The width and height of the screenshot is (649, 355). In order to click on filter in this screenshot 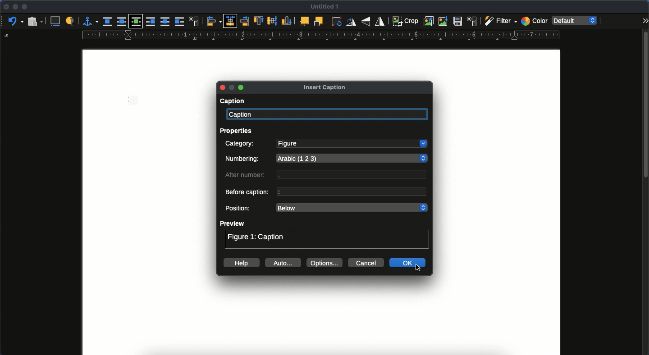, I will do `click(499, 21)`.